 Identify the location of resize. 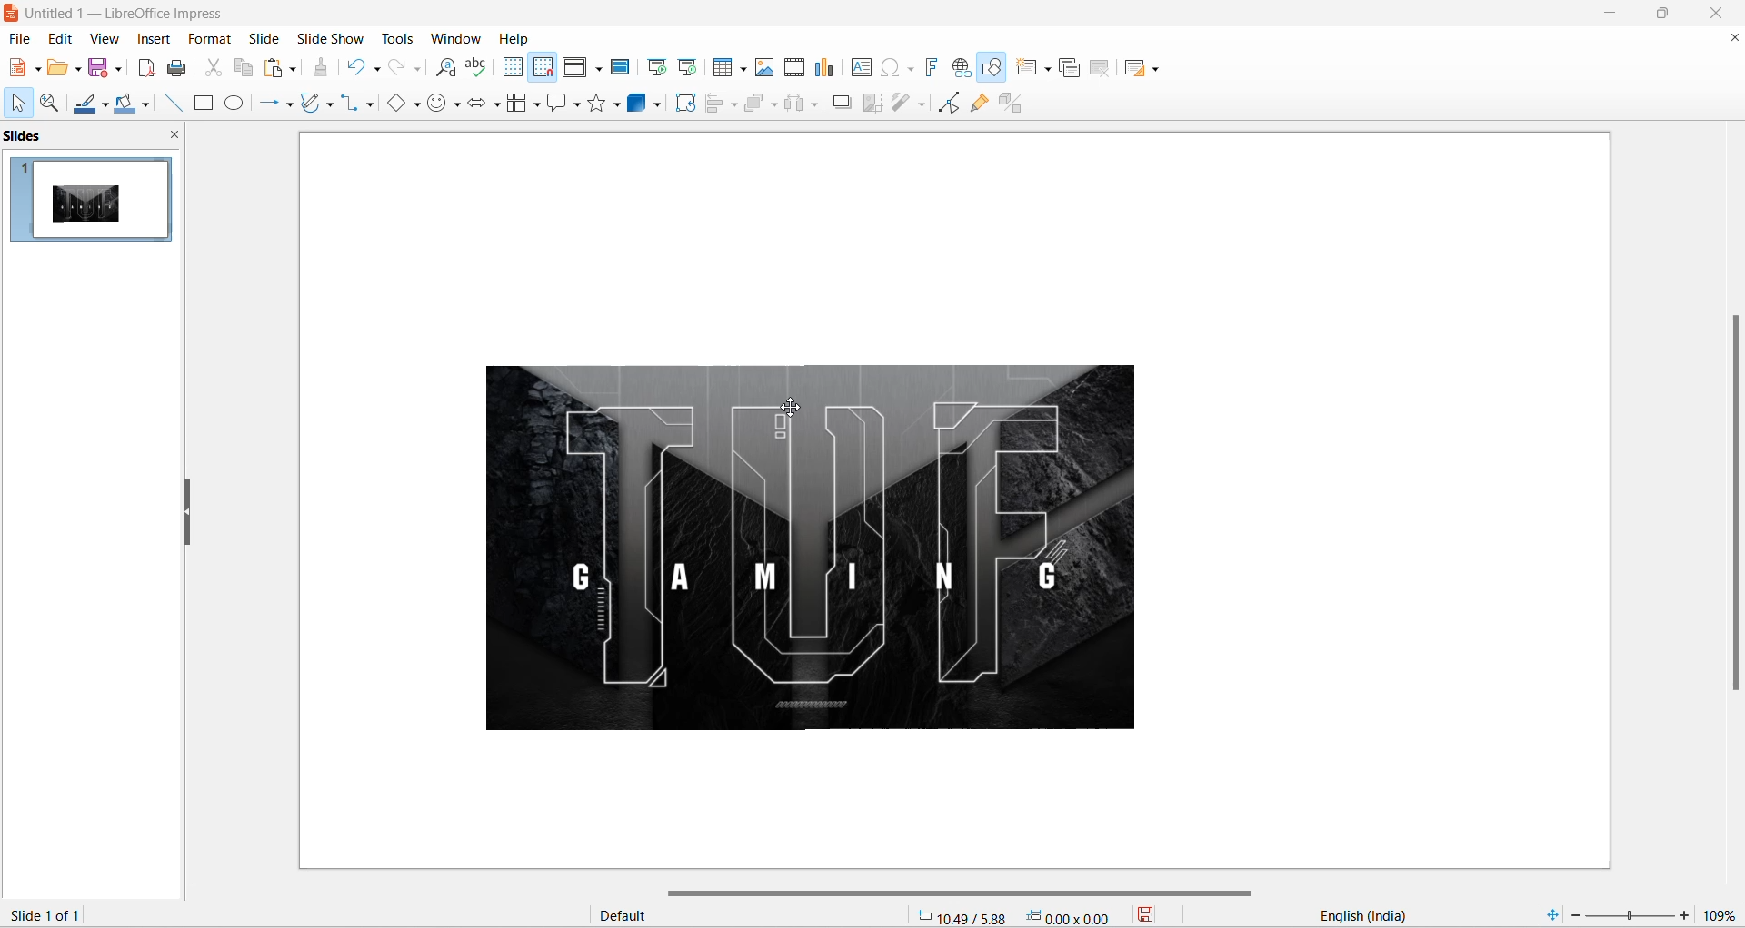
(187, 514).